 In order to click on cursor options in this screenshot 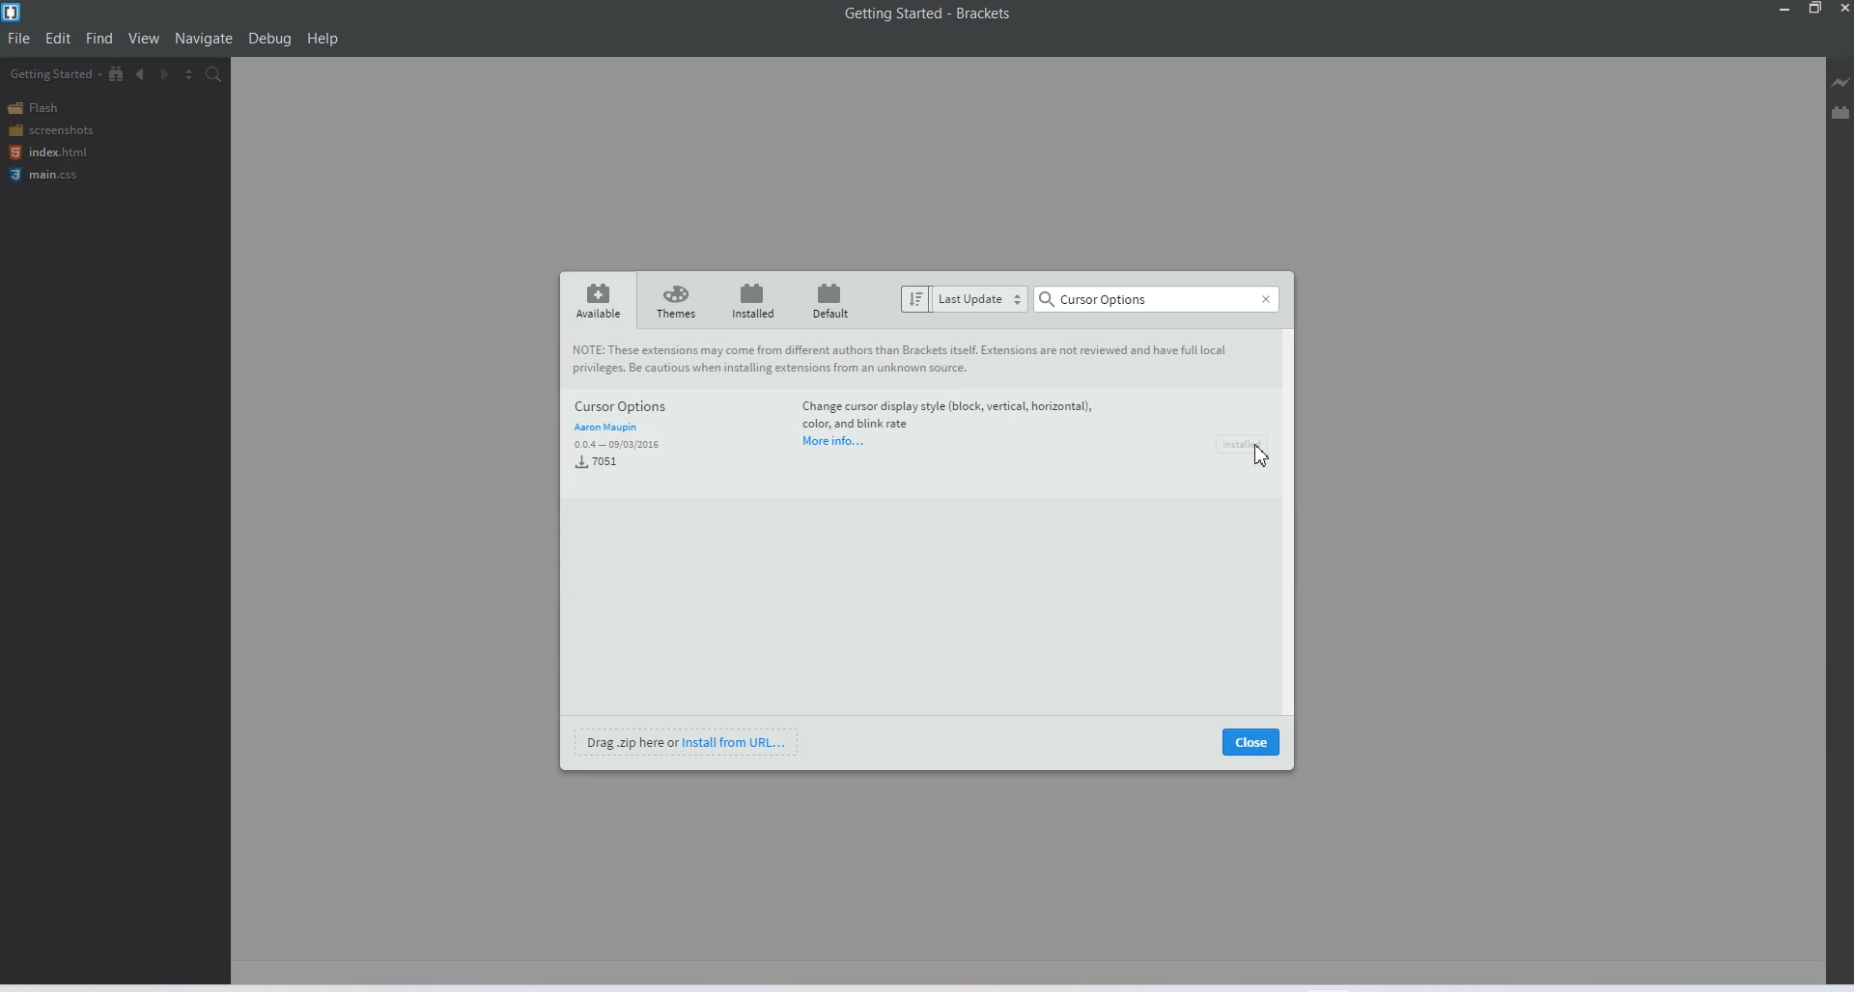, I will do `click(674, 407)`.